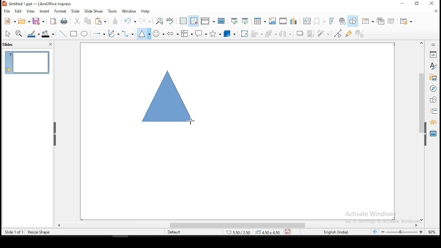 Image resolution: width=441 pixels, height=248 pixels. I want to click on help, so click(147, 11).